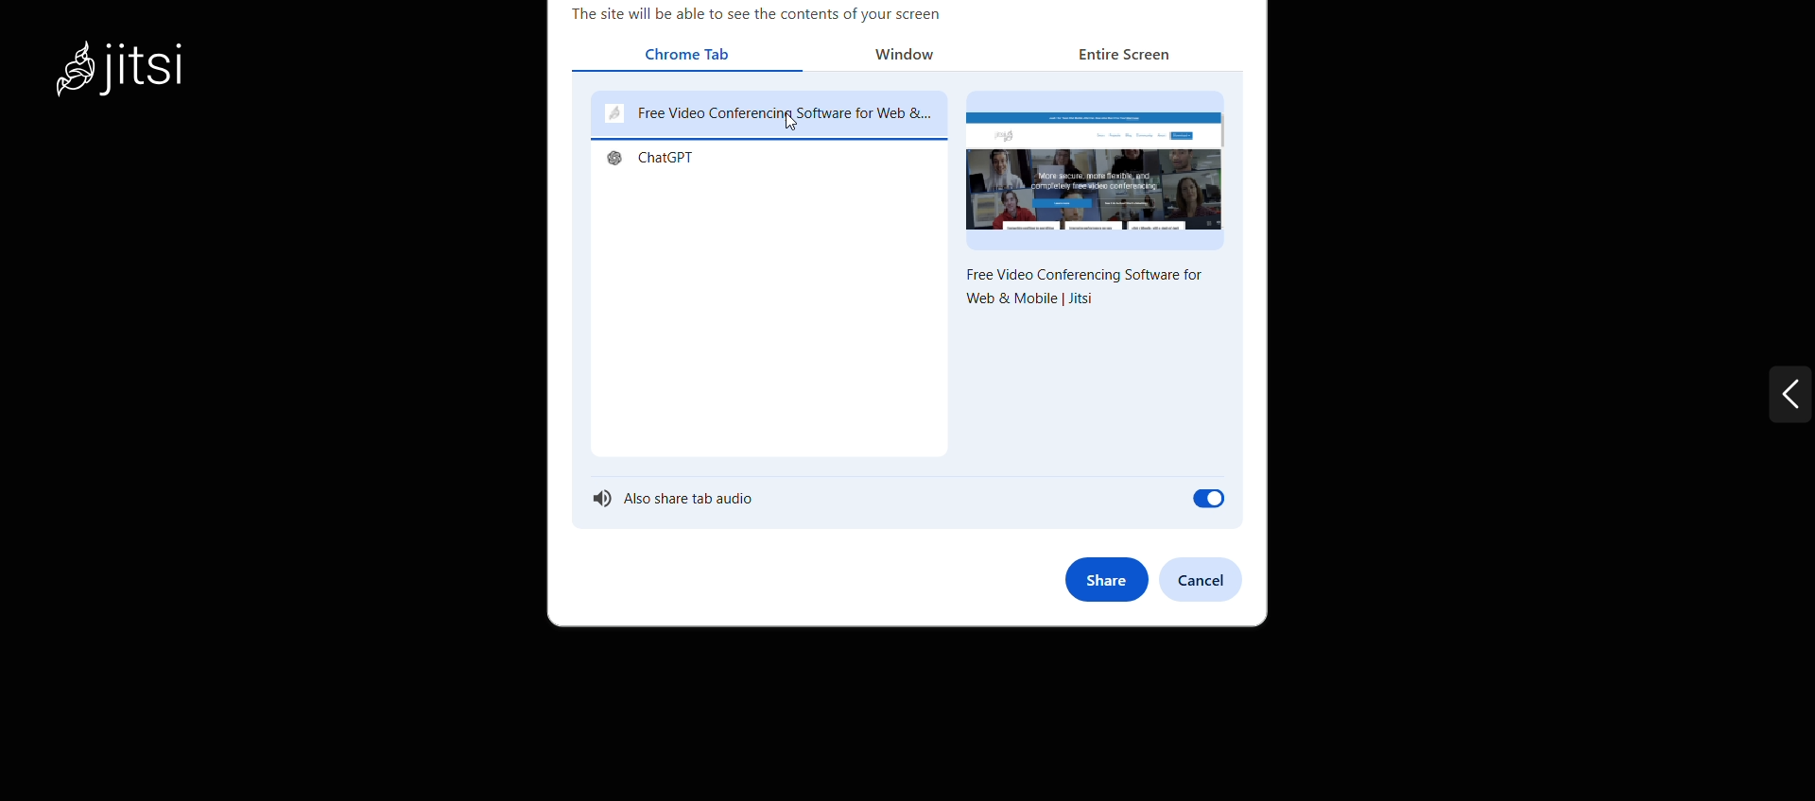  What do you see at coordinates (1118, 58) in the screenshot?
I see `Entire Screen Tab` at bounding box center [1118, 58].